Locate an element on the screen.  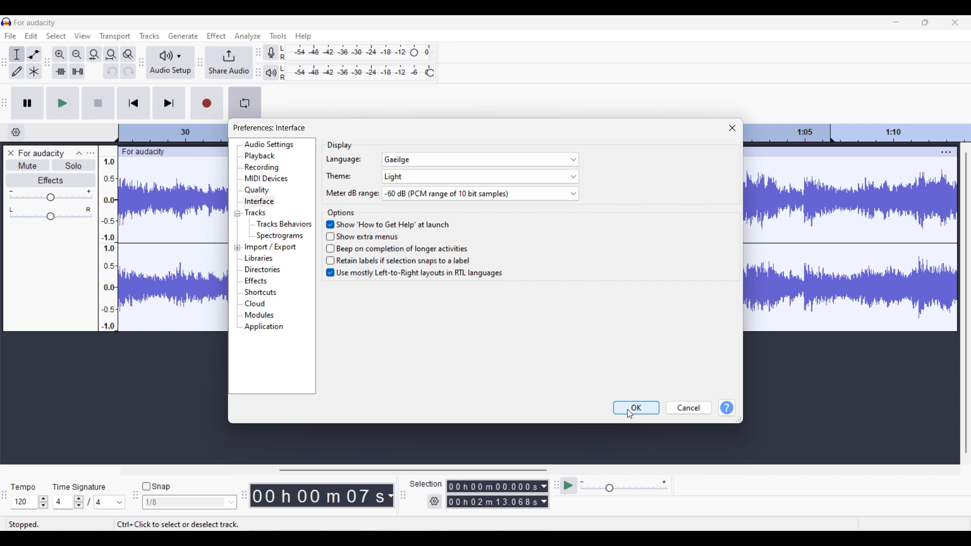
Meter dB range is located at coordinates (349, 194).